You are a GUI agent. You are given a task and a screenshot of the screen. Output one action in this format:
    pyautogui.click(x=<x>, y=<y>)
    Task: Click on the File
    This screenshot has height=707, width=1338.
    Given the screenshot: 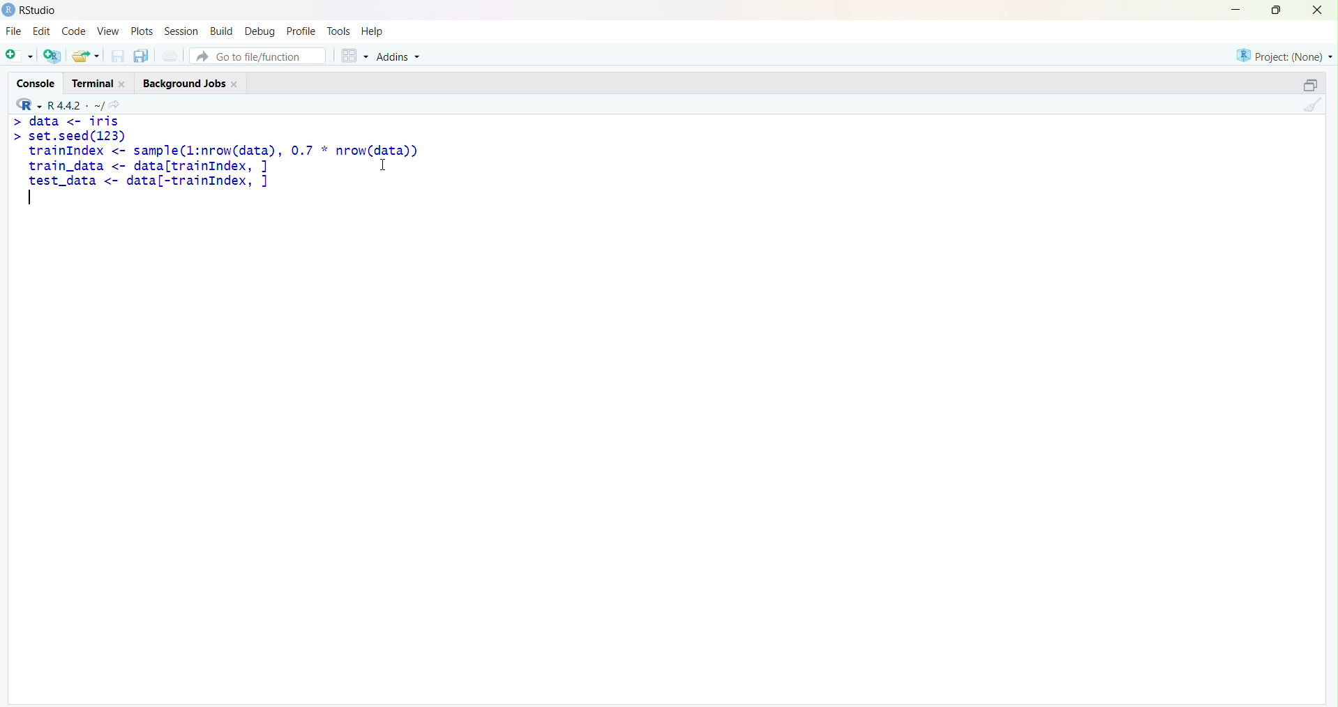 What is the action you would take?
    pyautogui.click(x=13, y=31)
    